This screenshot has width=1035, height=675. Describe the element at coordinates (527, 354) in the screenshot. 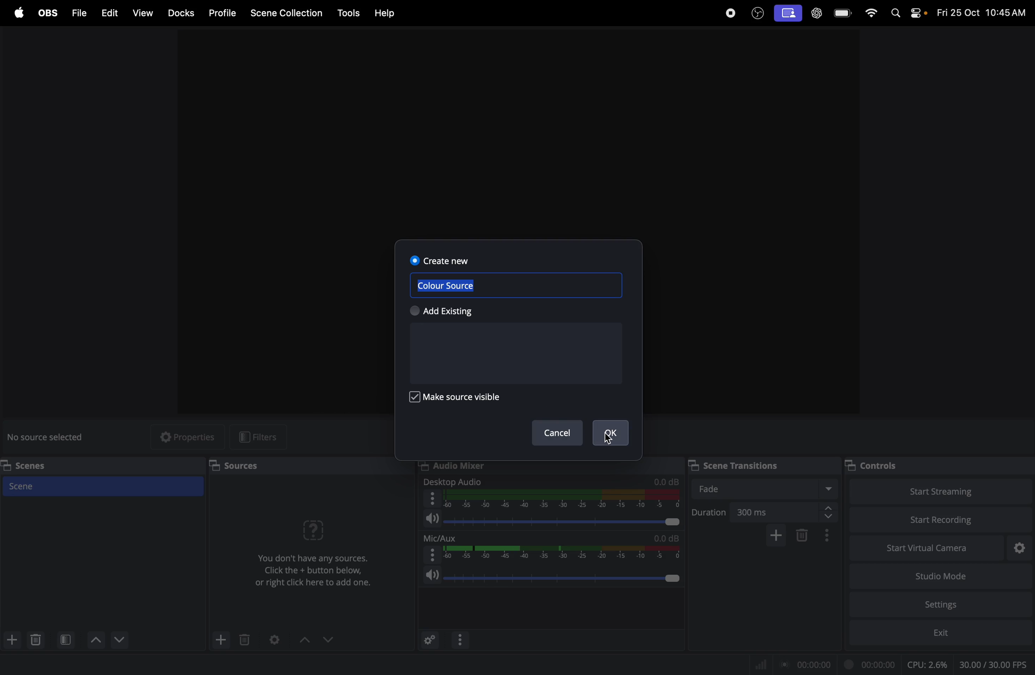

I see `existing sources` at that location.